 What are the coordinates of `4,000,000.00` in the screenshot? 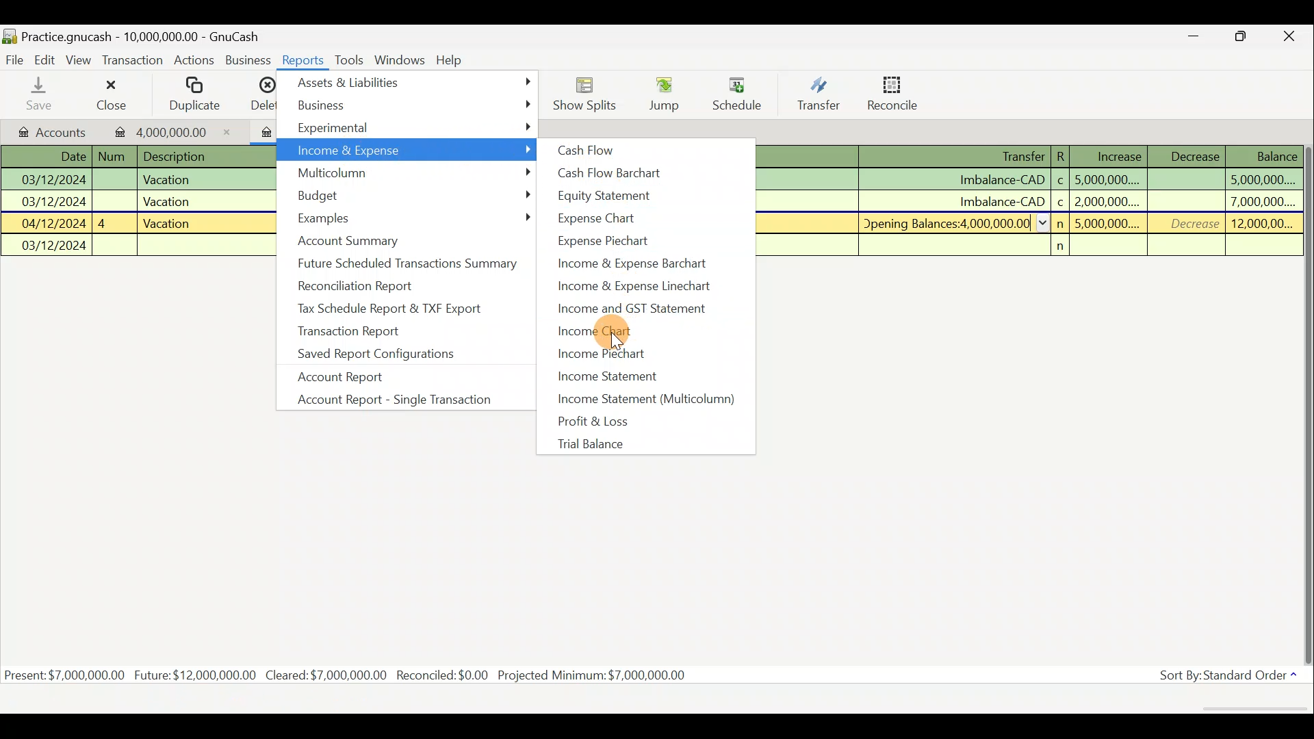 It's located at (179, 131).